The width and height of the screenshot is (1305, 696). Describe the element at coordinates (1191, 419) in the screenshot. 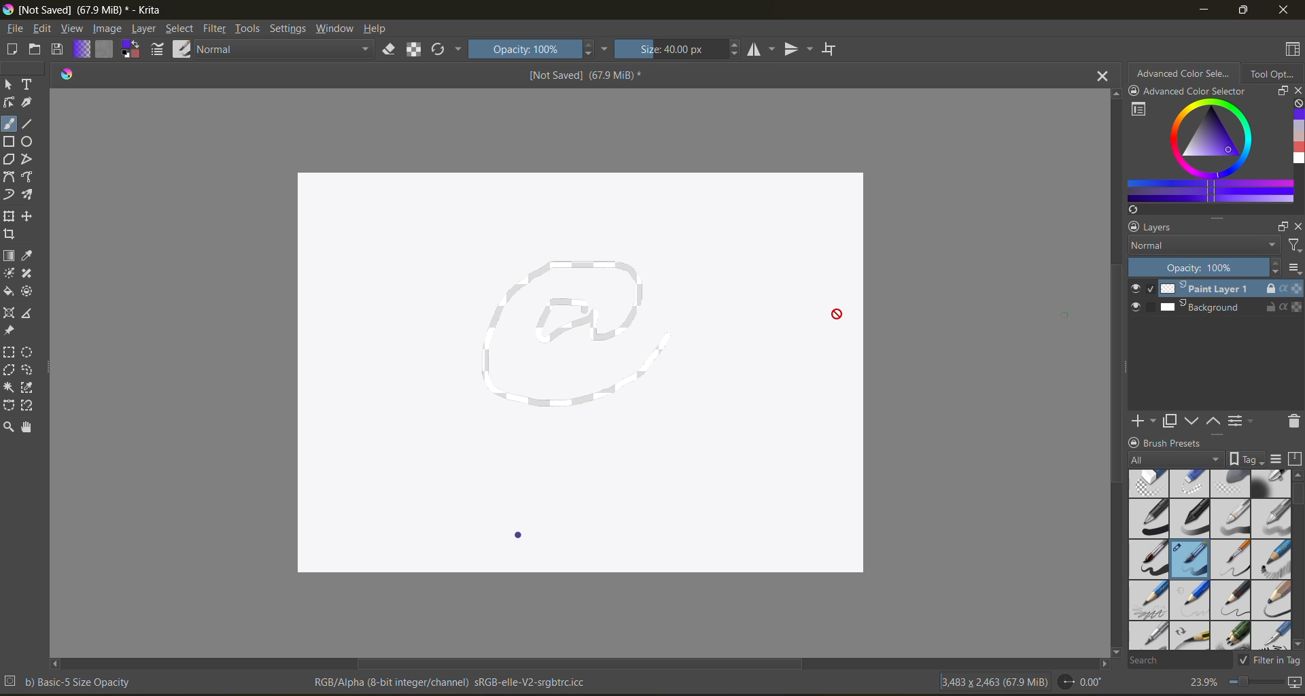

I see `mask down` at that location.